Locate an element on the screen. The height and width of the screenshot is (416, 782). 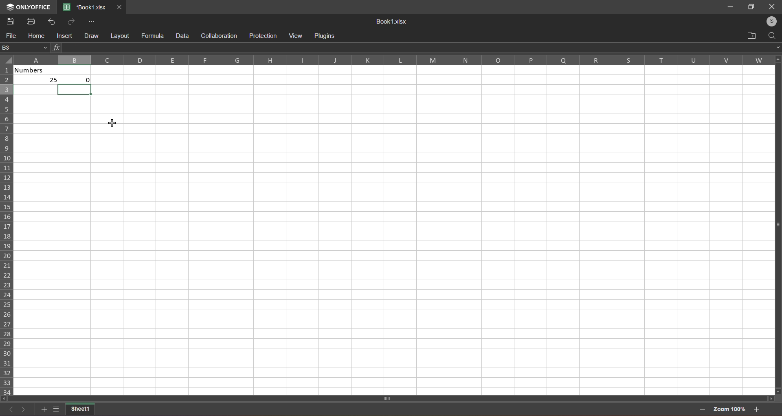
sheet1 is located at coordinates (81, 410).